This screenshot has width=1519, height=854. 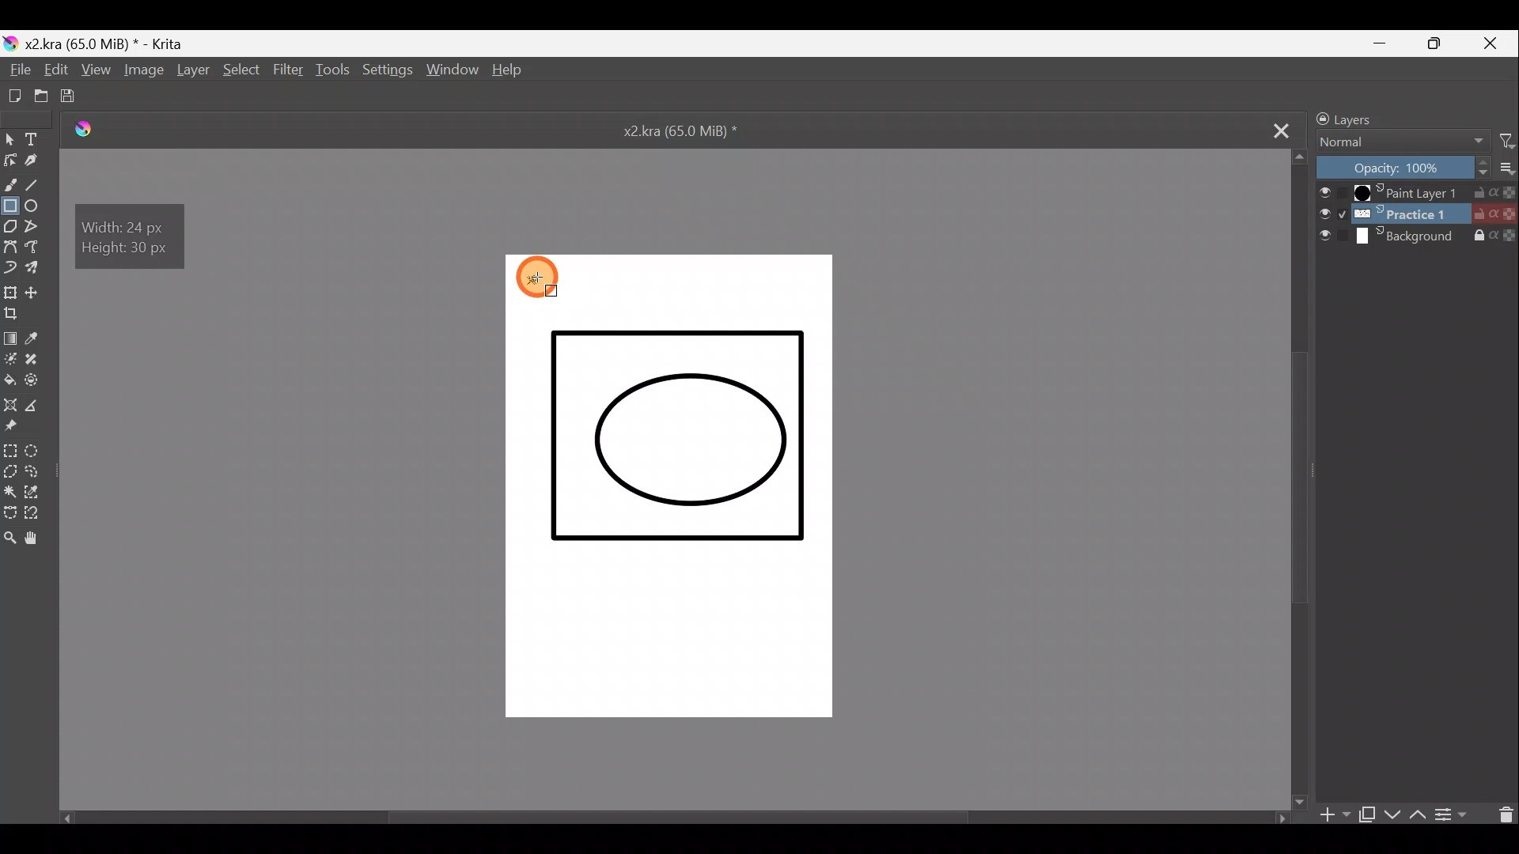 I want to click on Tools, so click(x=333, y=70).